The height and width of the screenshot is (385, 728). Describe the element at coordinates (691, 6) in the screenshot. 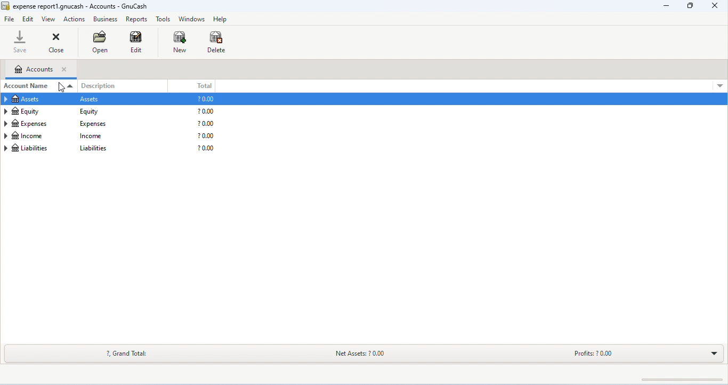

I see `minimize/maximize` at that location.